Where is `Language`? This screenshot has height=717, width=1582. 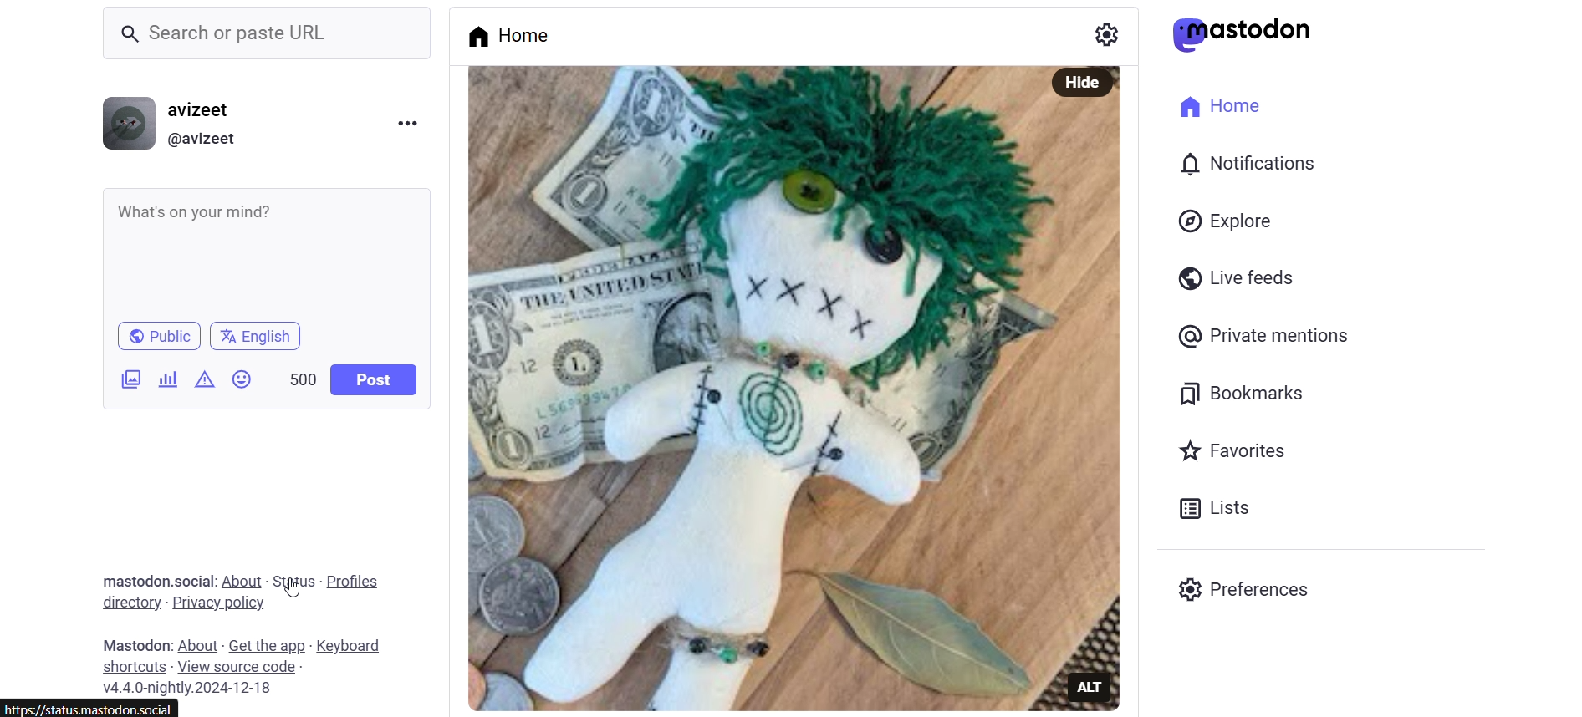
Language is located at coordinates (260, 334).